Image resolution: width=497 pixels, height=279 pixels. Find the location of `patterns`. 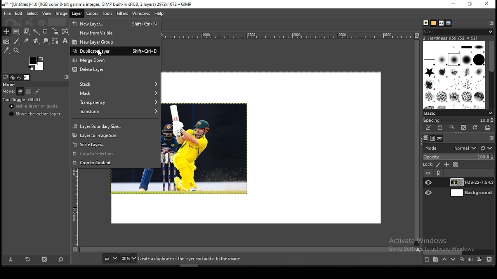

patterns is located at coordinates (434, 23).